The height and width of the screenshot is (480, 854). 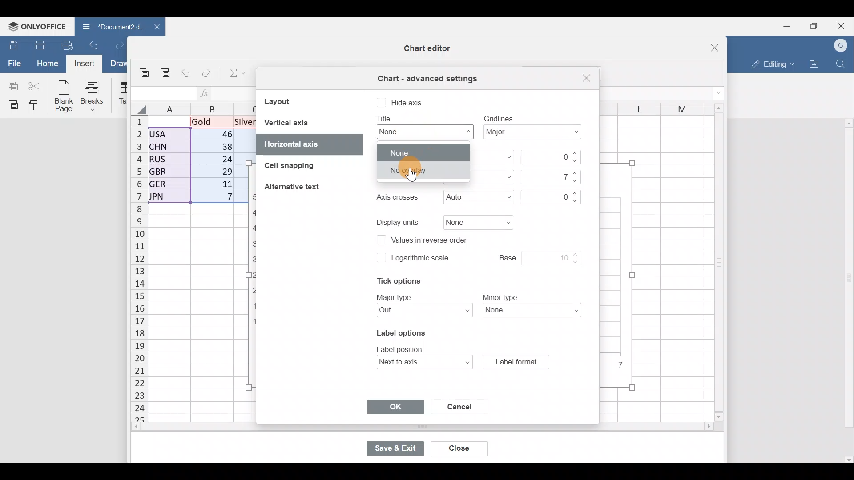 I want to click on Major type, so click(x=419, y=311).